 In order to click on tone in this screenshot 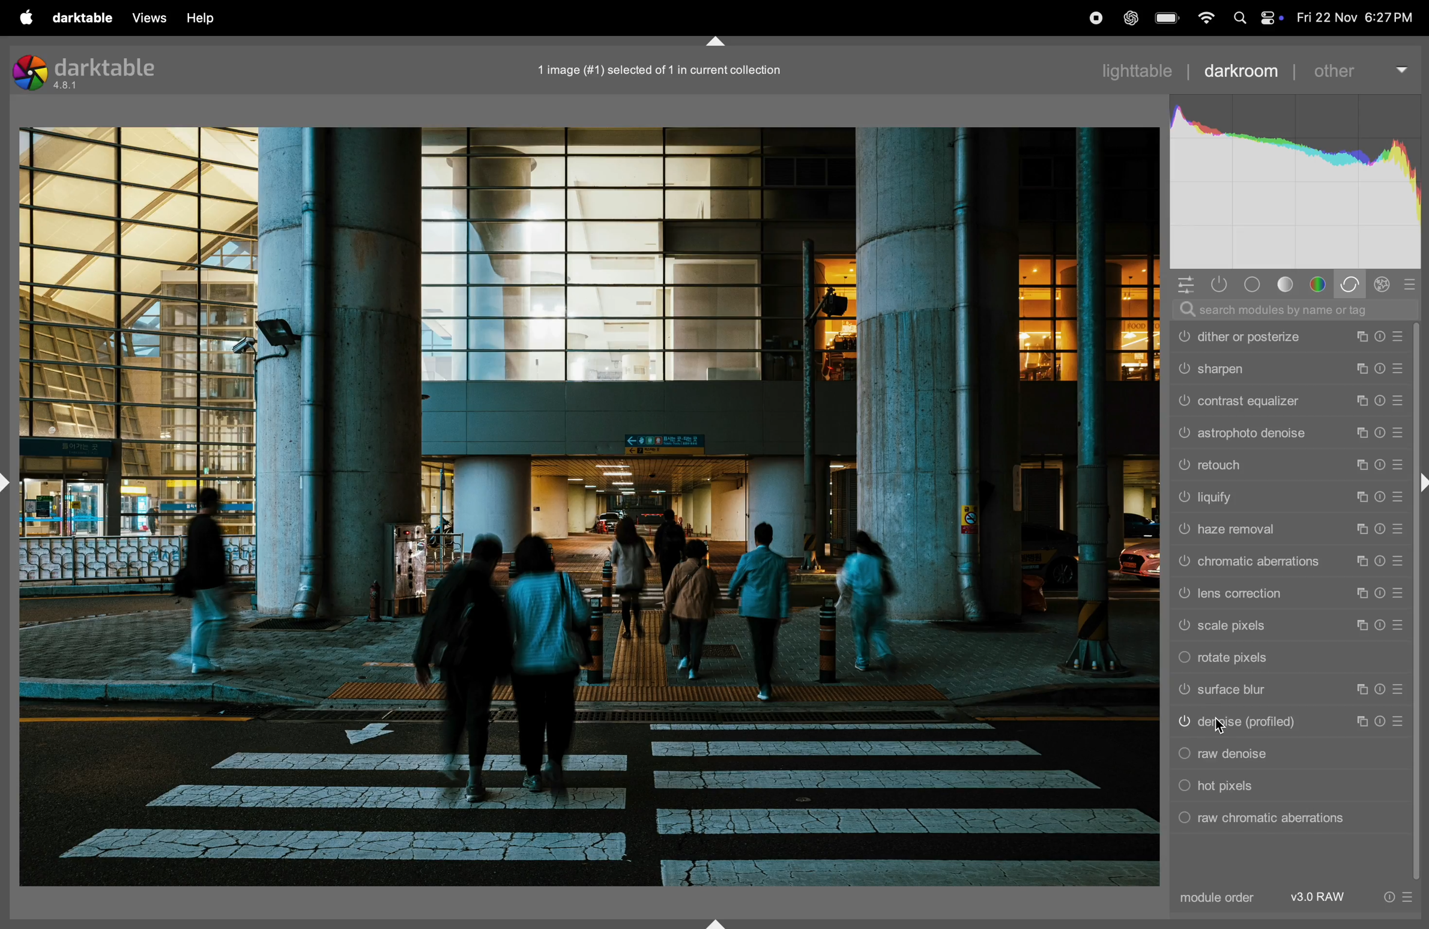, I will do `click(1287, 284)`.